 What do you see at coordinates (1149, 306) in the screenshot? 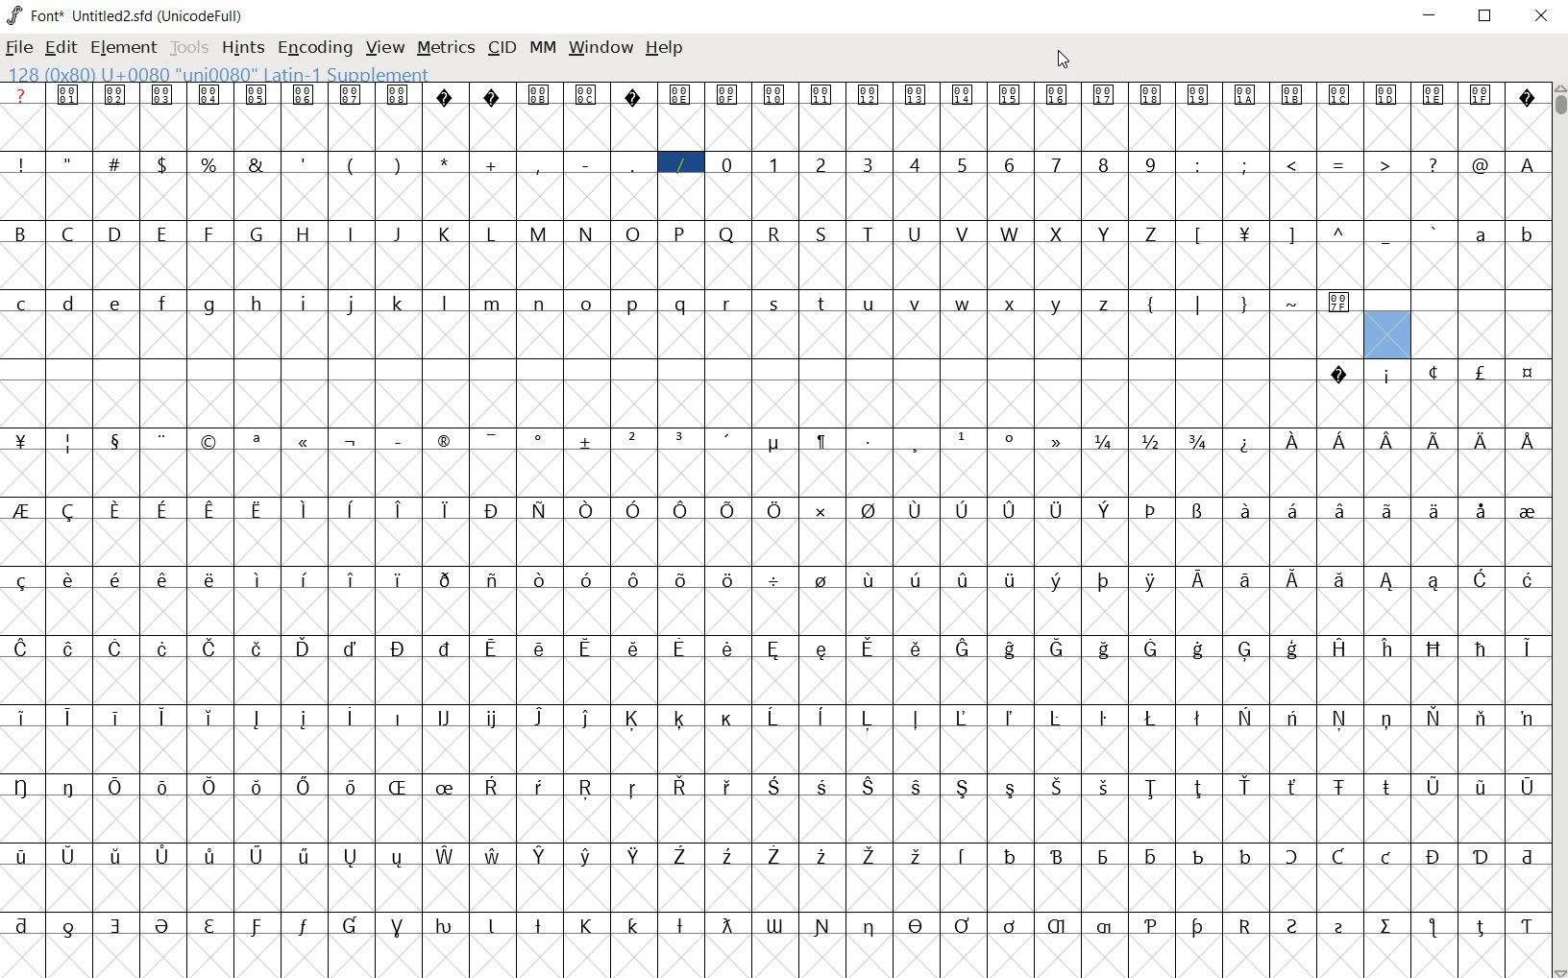
I see `glyph` at bounding box center [1149, 306].